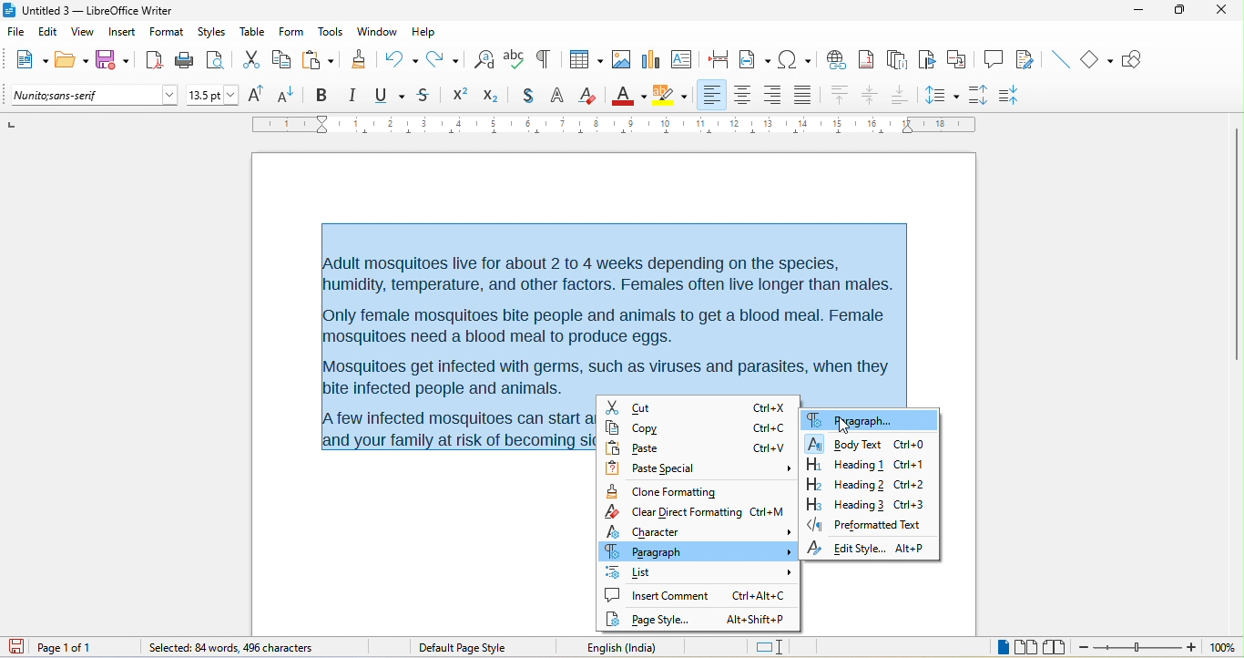 This screenshot has height=658, width=1244. What do you see at coordinates (583, 61) in the screenshot?
I see `table` at bounding box center [583, 61].